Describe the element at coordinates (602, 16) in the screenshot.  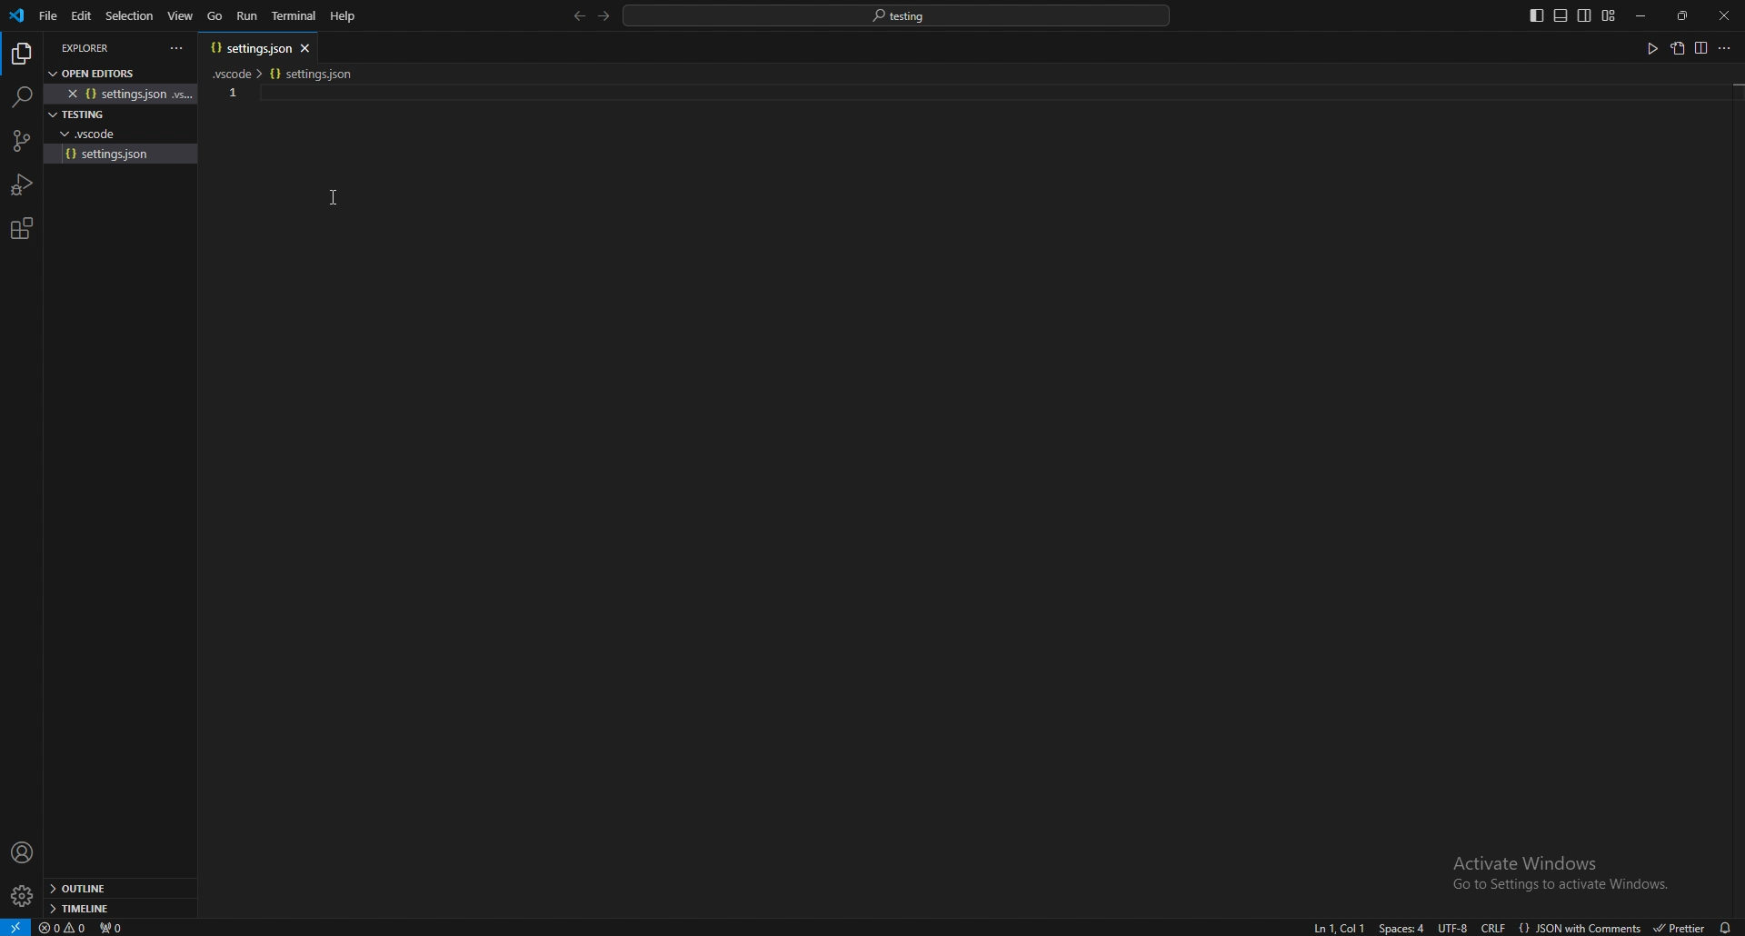
I see `forward` at that location.